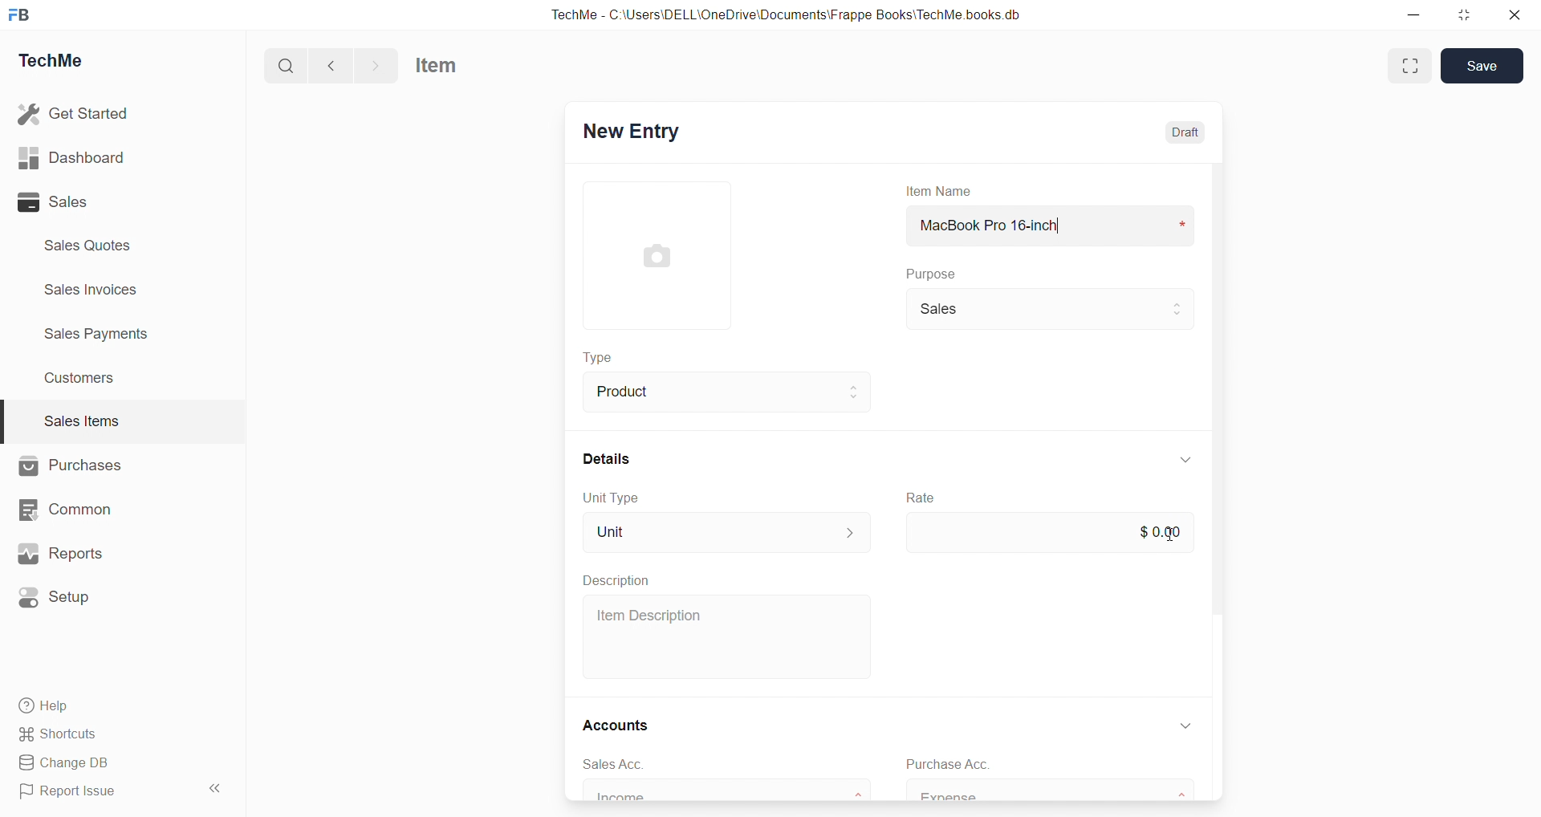 Image resolution: width=1541 pixels, height=817 pixels. Describe the element at coordinates (726, 532) in the screenshot. I see `Unit` at that location.